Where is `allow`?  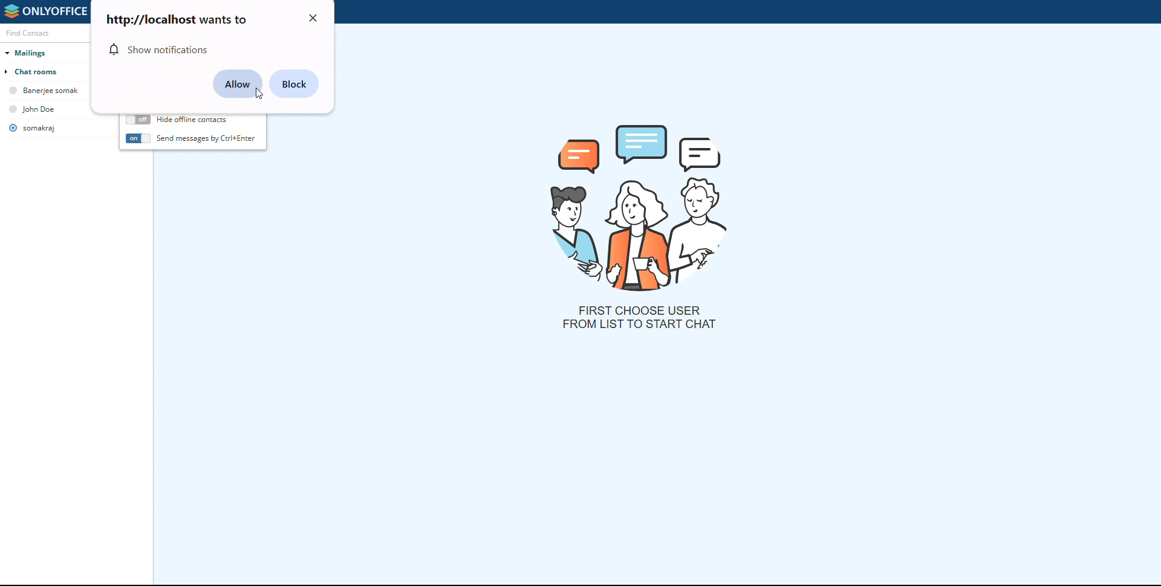 allow is located at coordinates (238, 84).